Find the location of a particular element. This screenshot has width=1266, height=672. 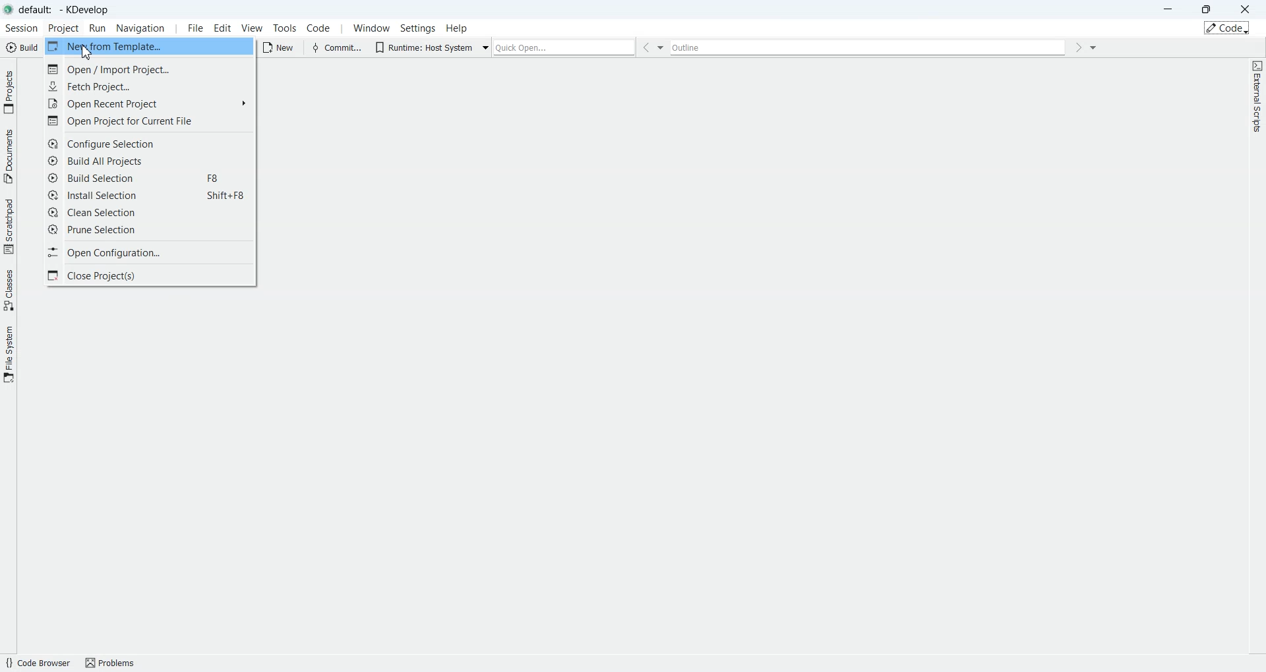

Commit is located at coordinates (336, 47).